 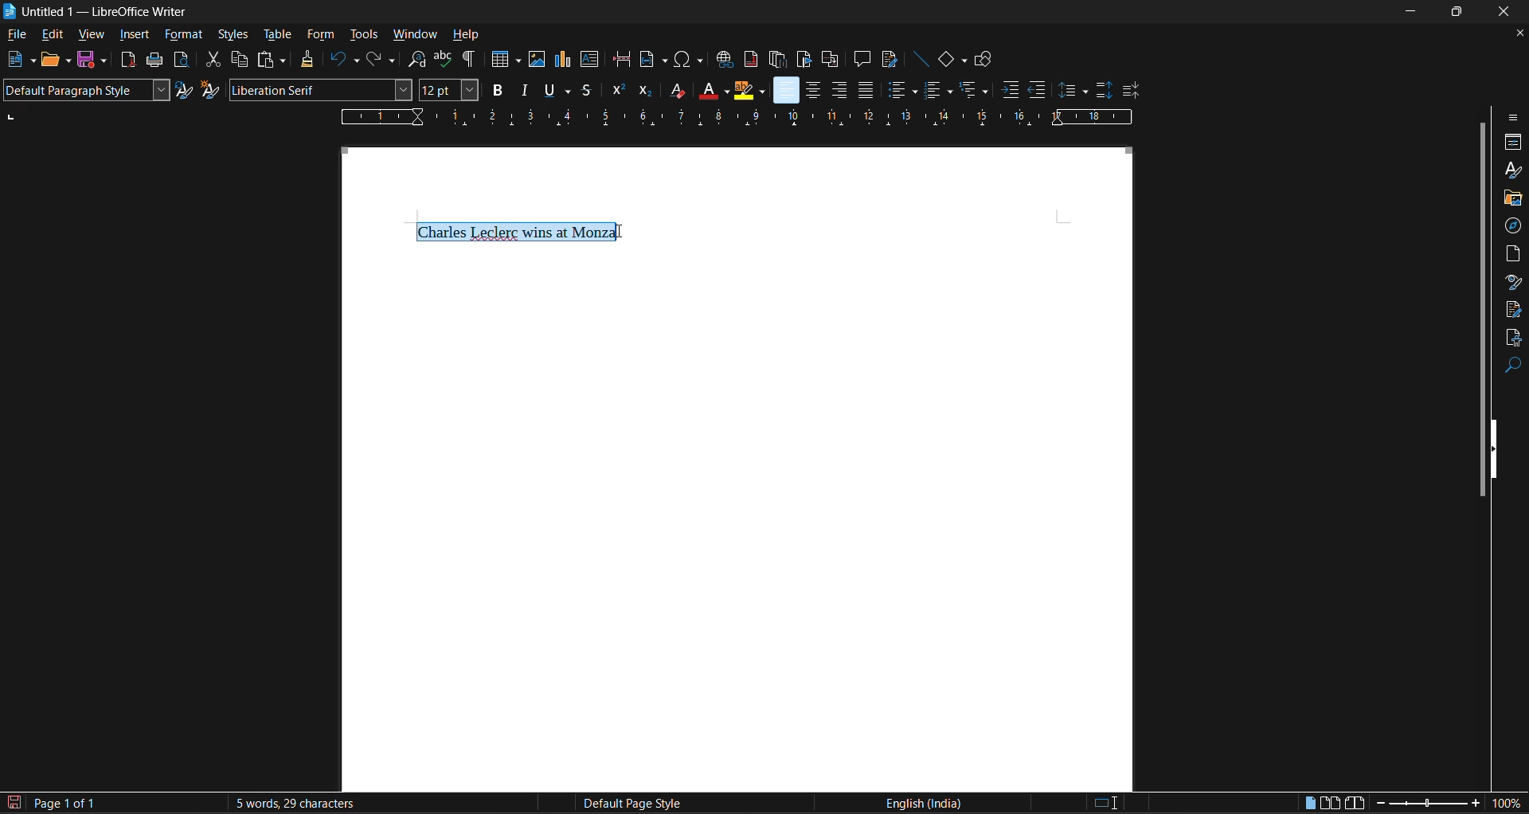 What do you see at coordinates (987, 61) in the screenshot?
I see `show draw functions` at bounding box center [987, 61].